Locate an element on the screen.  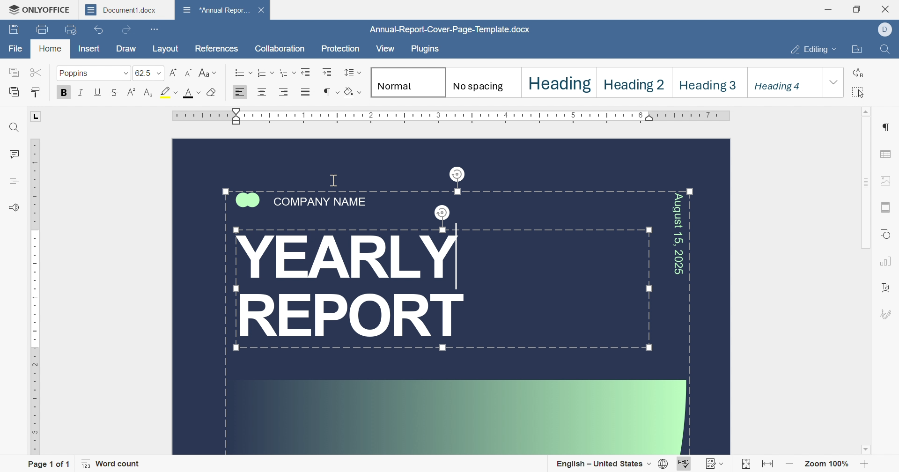
superscript is located at coordinates (133, 93).